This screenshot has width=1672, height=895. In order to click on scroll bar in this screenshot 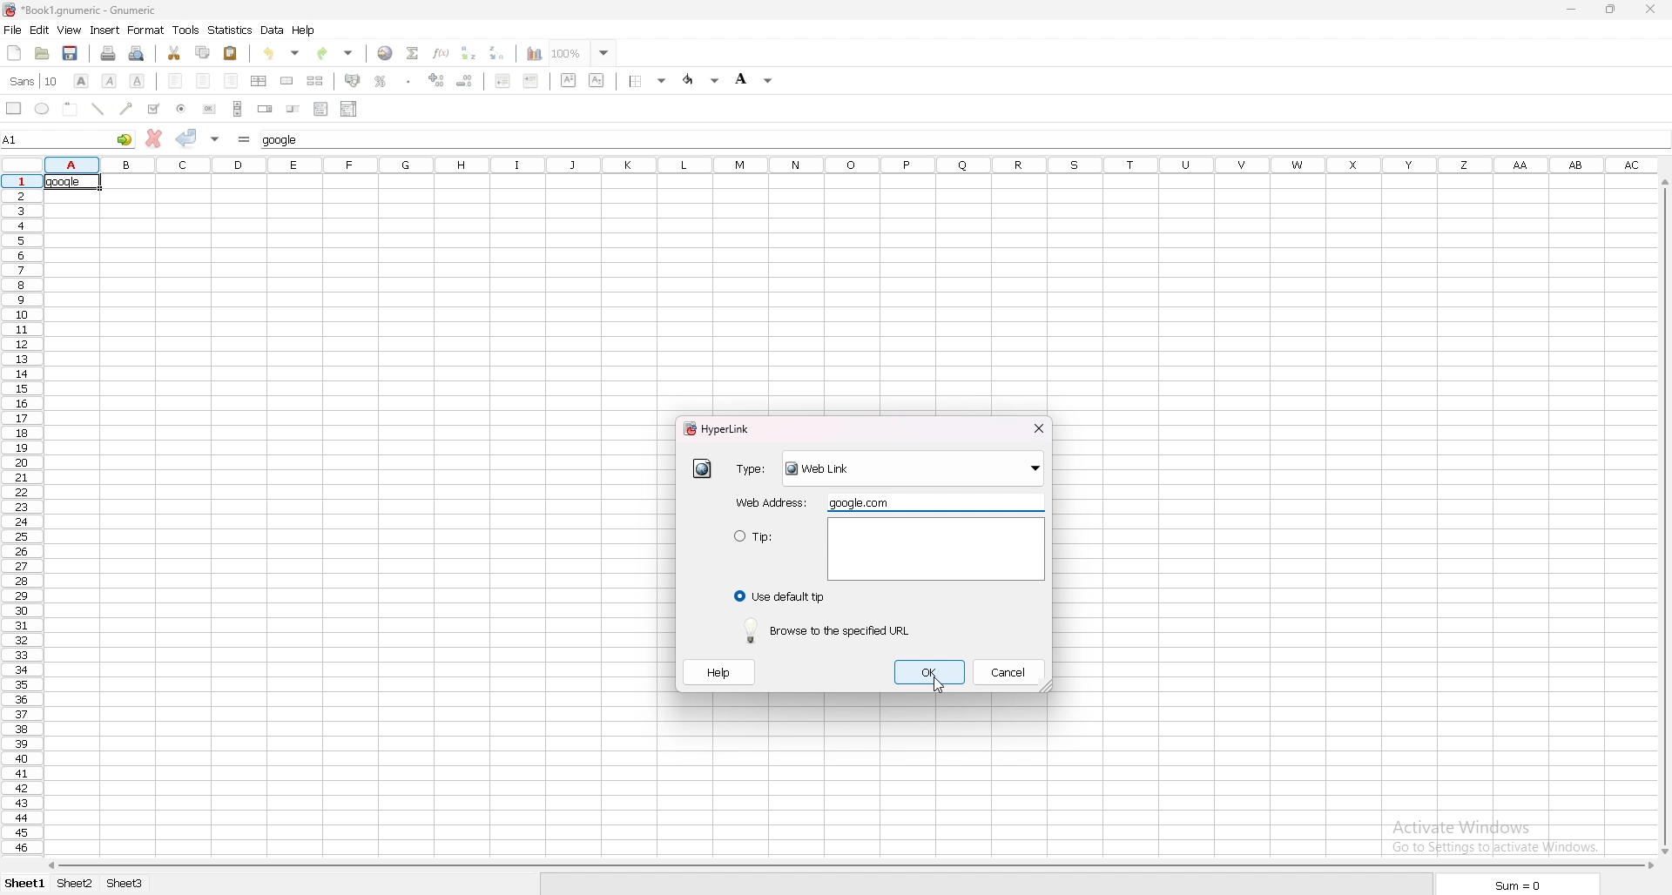, I will do `click(1658, 520)`.